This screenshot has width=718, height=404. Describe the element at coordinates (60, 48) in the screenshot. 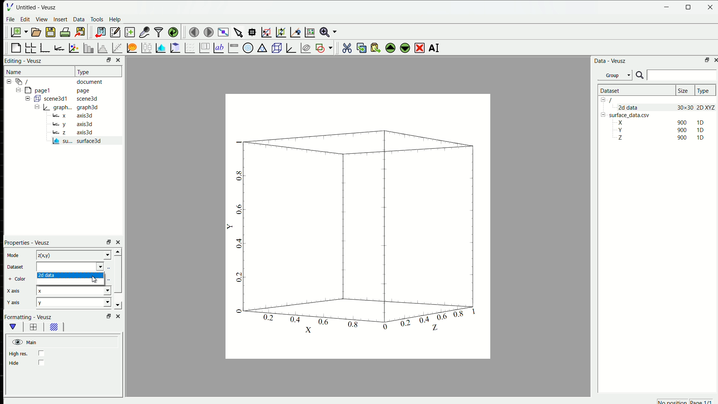

I see `add an axis to the plot` at that location.